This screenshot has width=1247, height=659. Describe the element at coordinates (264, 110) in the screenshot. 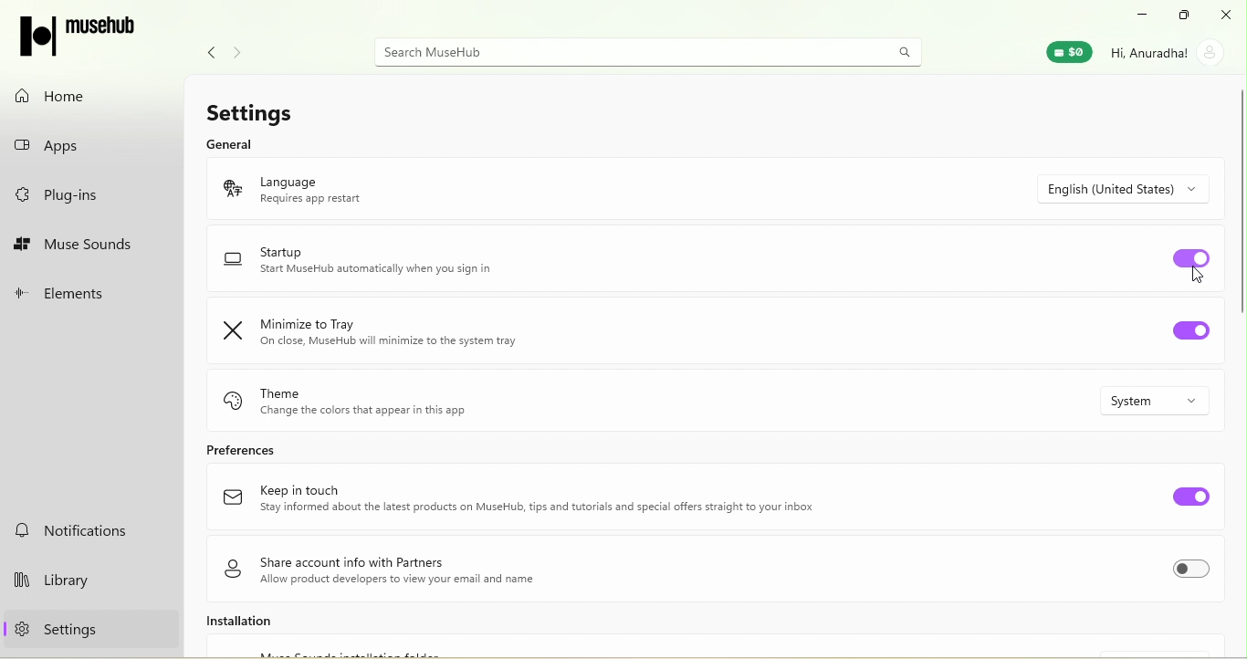

I see `Settings` at that location.